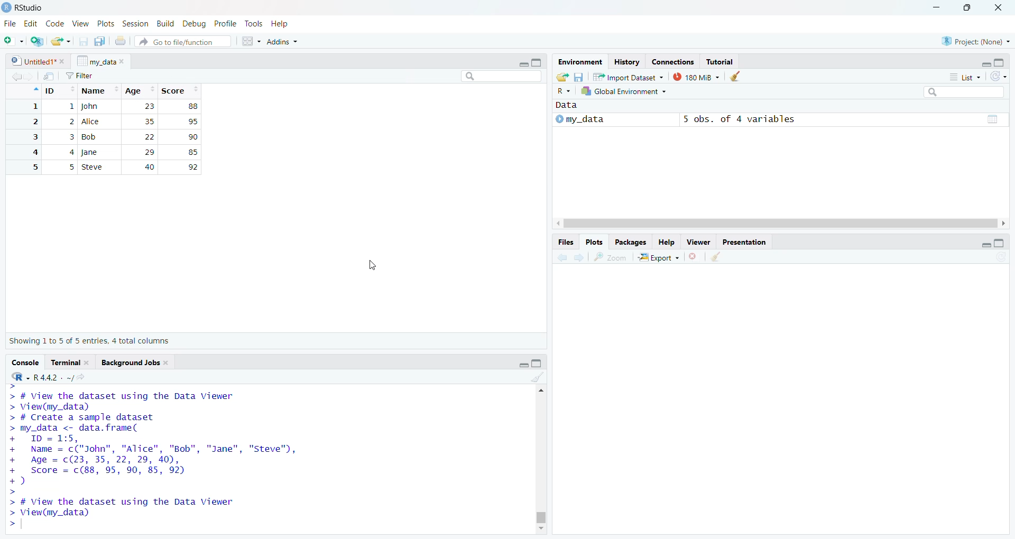 The image size is (1015, 539). I want to click on 5 obs, of 4 variables, so click(740, 118).